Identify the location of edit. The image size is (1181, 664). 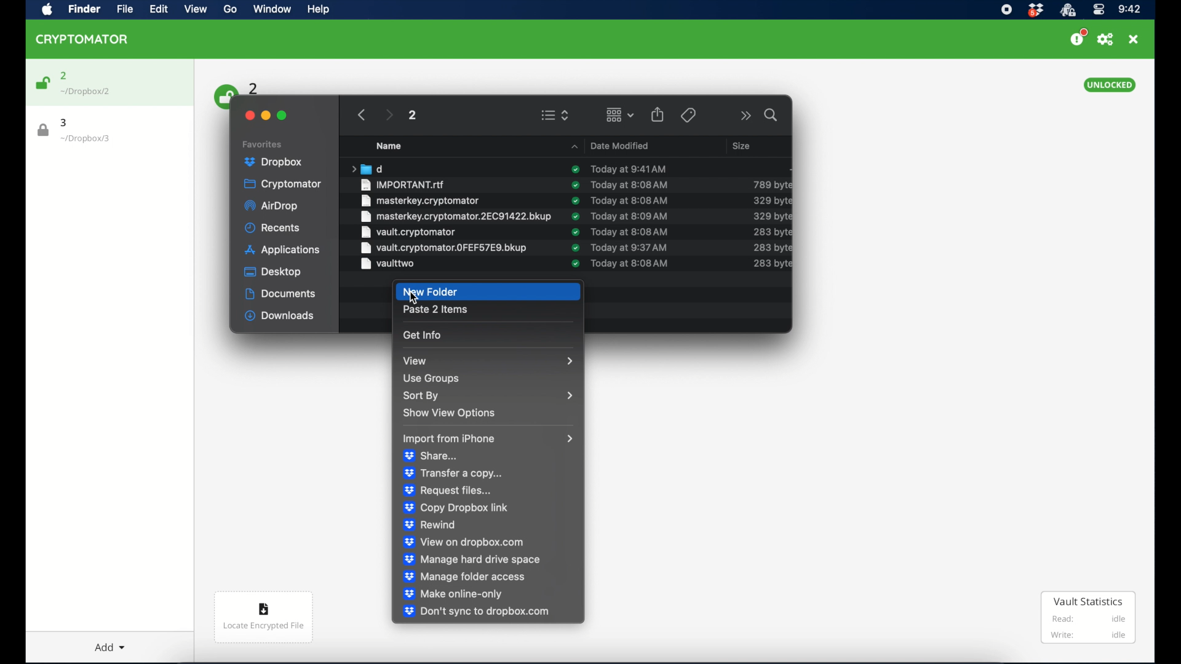
(158, 9).